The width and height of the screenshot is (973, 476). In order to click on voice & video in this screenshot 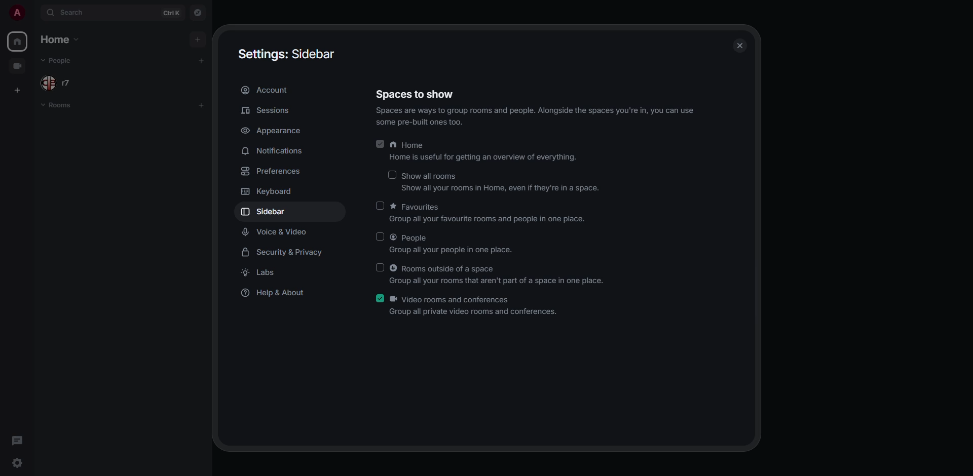, I will do `click(275, 231)`.